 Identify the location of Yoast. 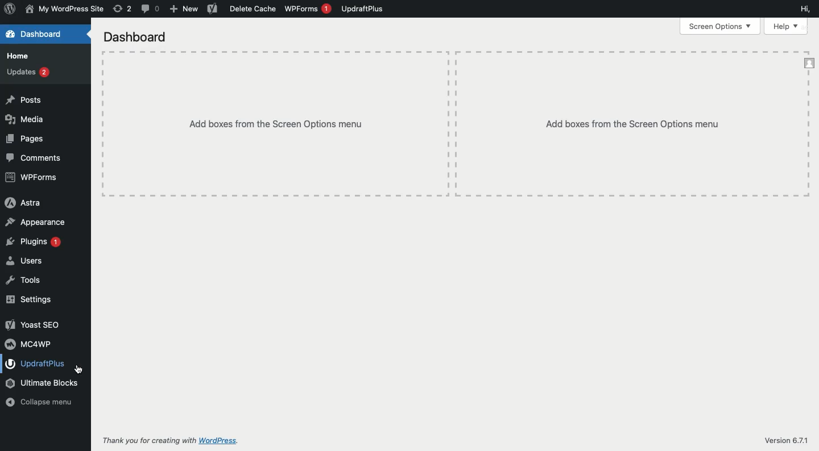
(212, 10).